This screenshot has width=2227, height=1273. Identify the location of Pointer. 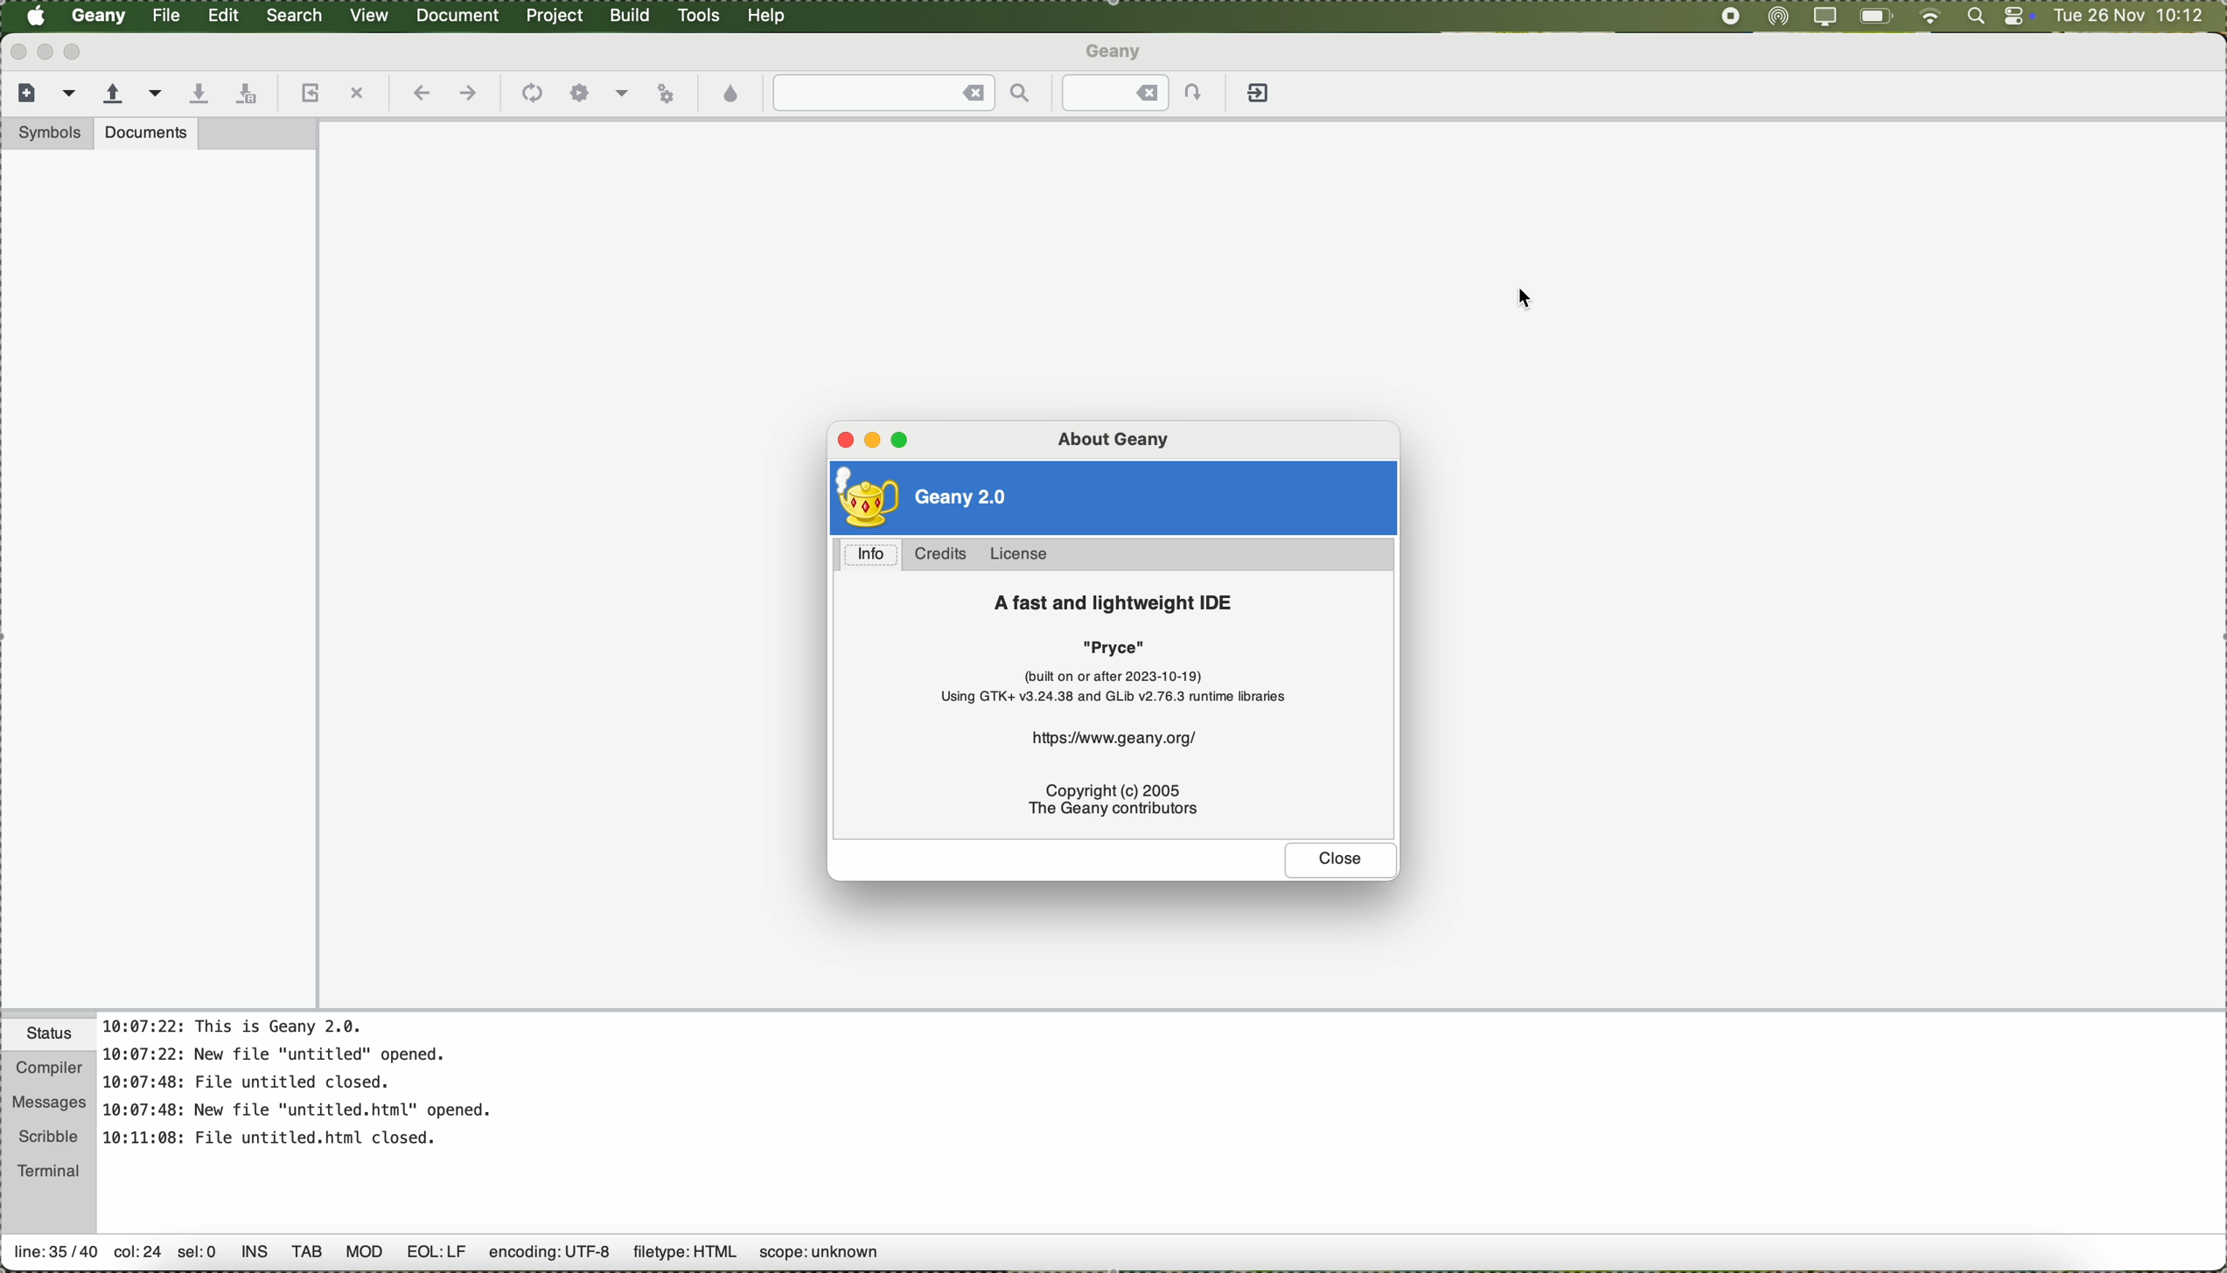
(1523, 295).